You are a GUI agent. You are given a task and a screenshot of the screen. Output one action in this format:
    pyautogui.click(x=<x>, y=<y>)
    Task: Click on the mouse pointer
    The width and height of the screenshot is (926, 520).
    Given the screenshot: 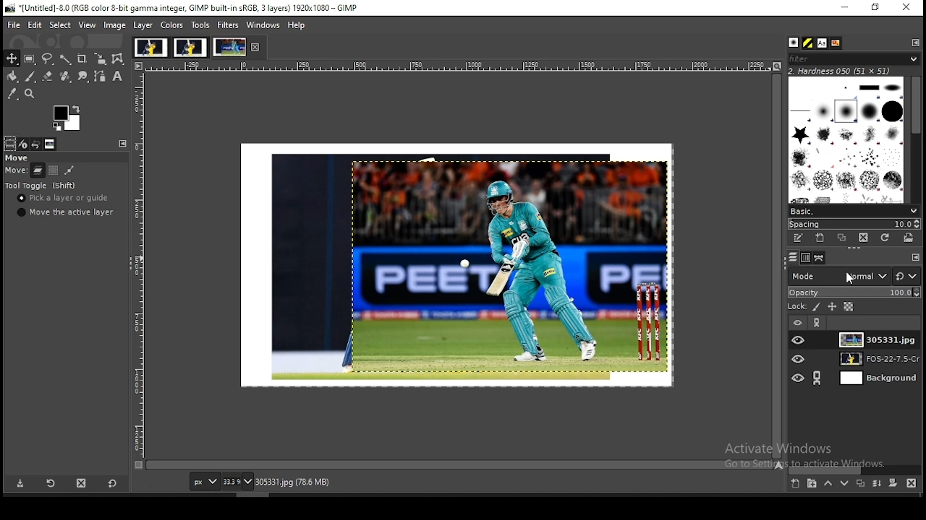 What is the action you would take?
    pyautogui.click(x=849, y=278)
    